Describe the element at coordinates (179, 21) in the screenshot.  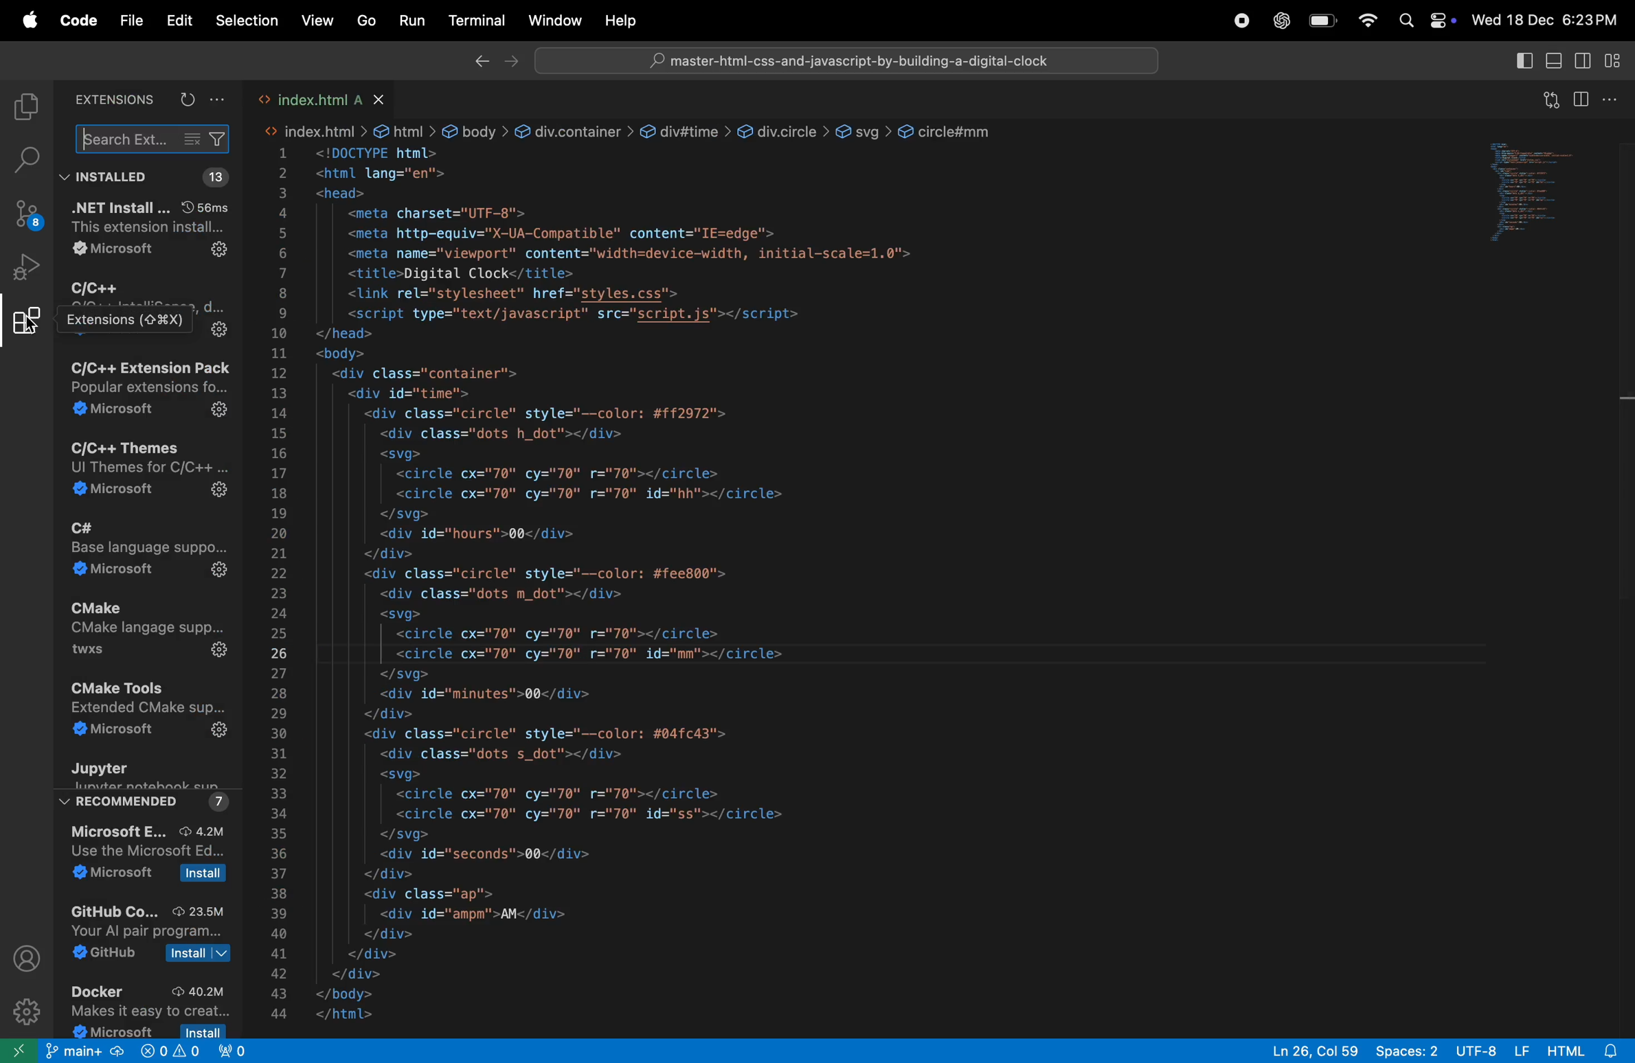
I see `edit` at that location.